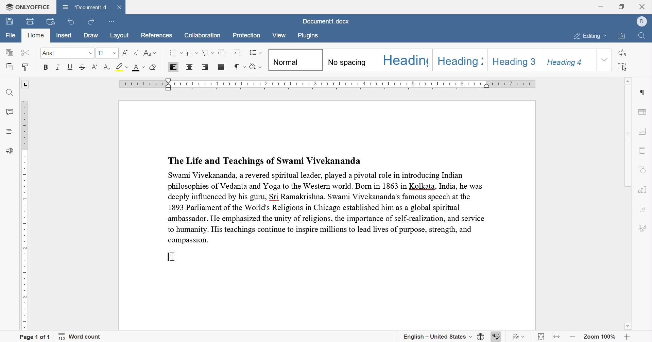  Describe the element at coordinates (27, 52) in the screenshot. I see `cut` at that location.